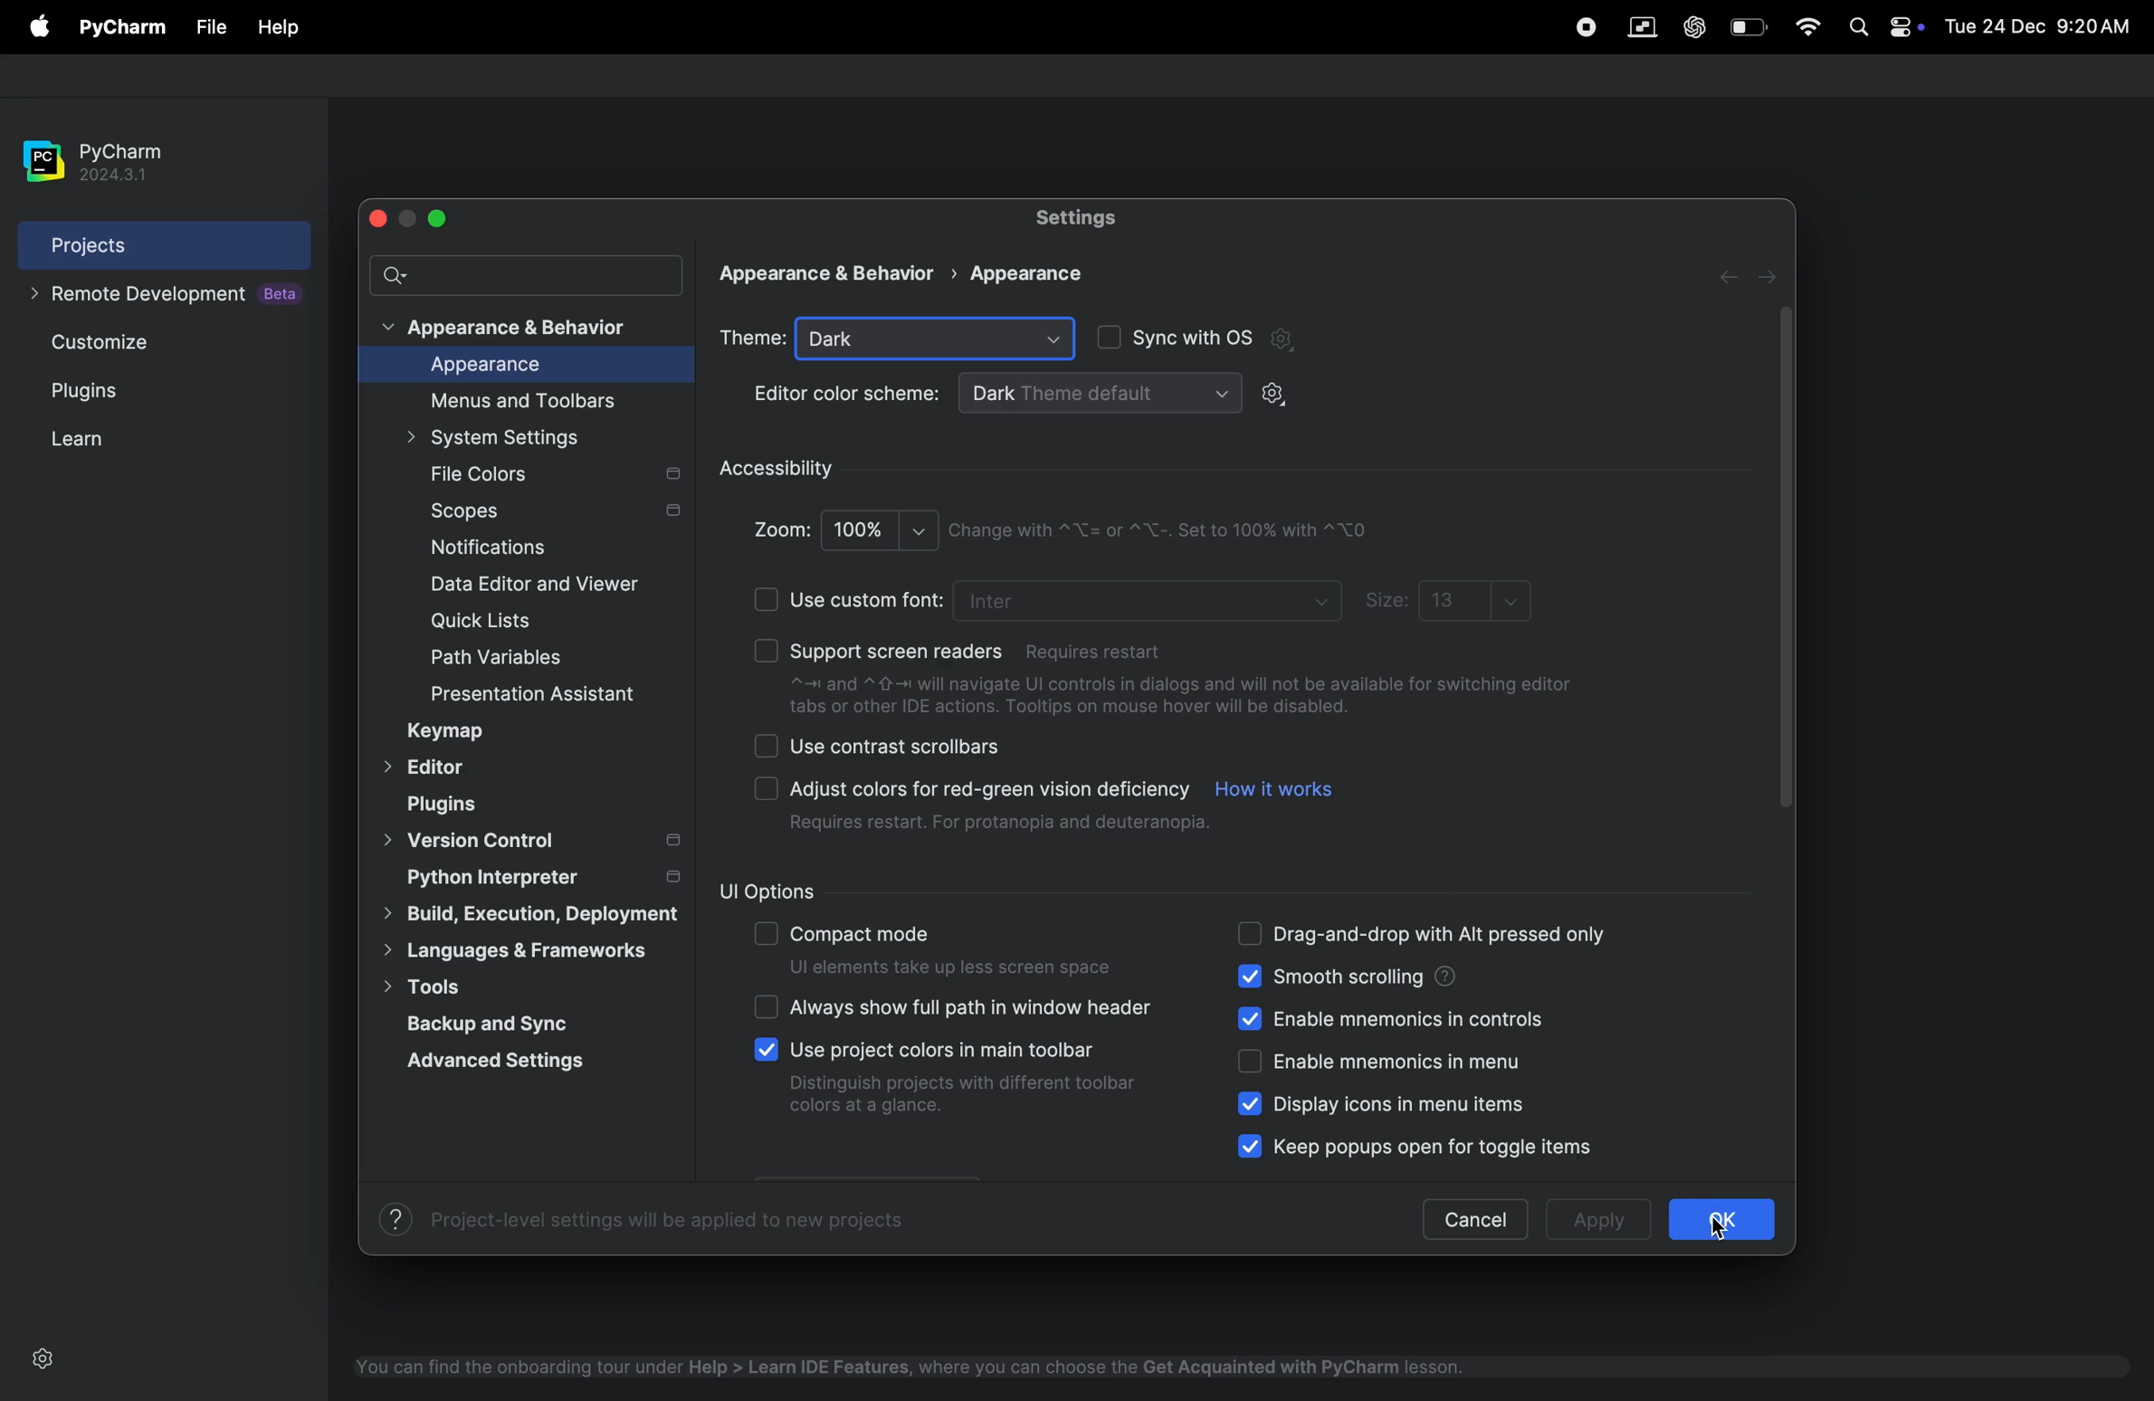 This screenshot has height=1401, width=2154. I want to click on back, so click(1733, 277).